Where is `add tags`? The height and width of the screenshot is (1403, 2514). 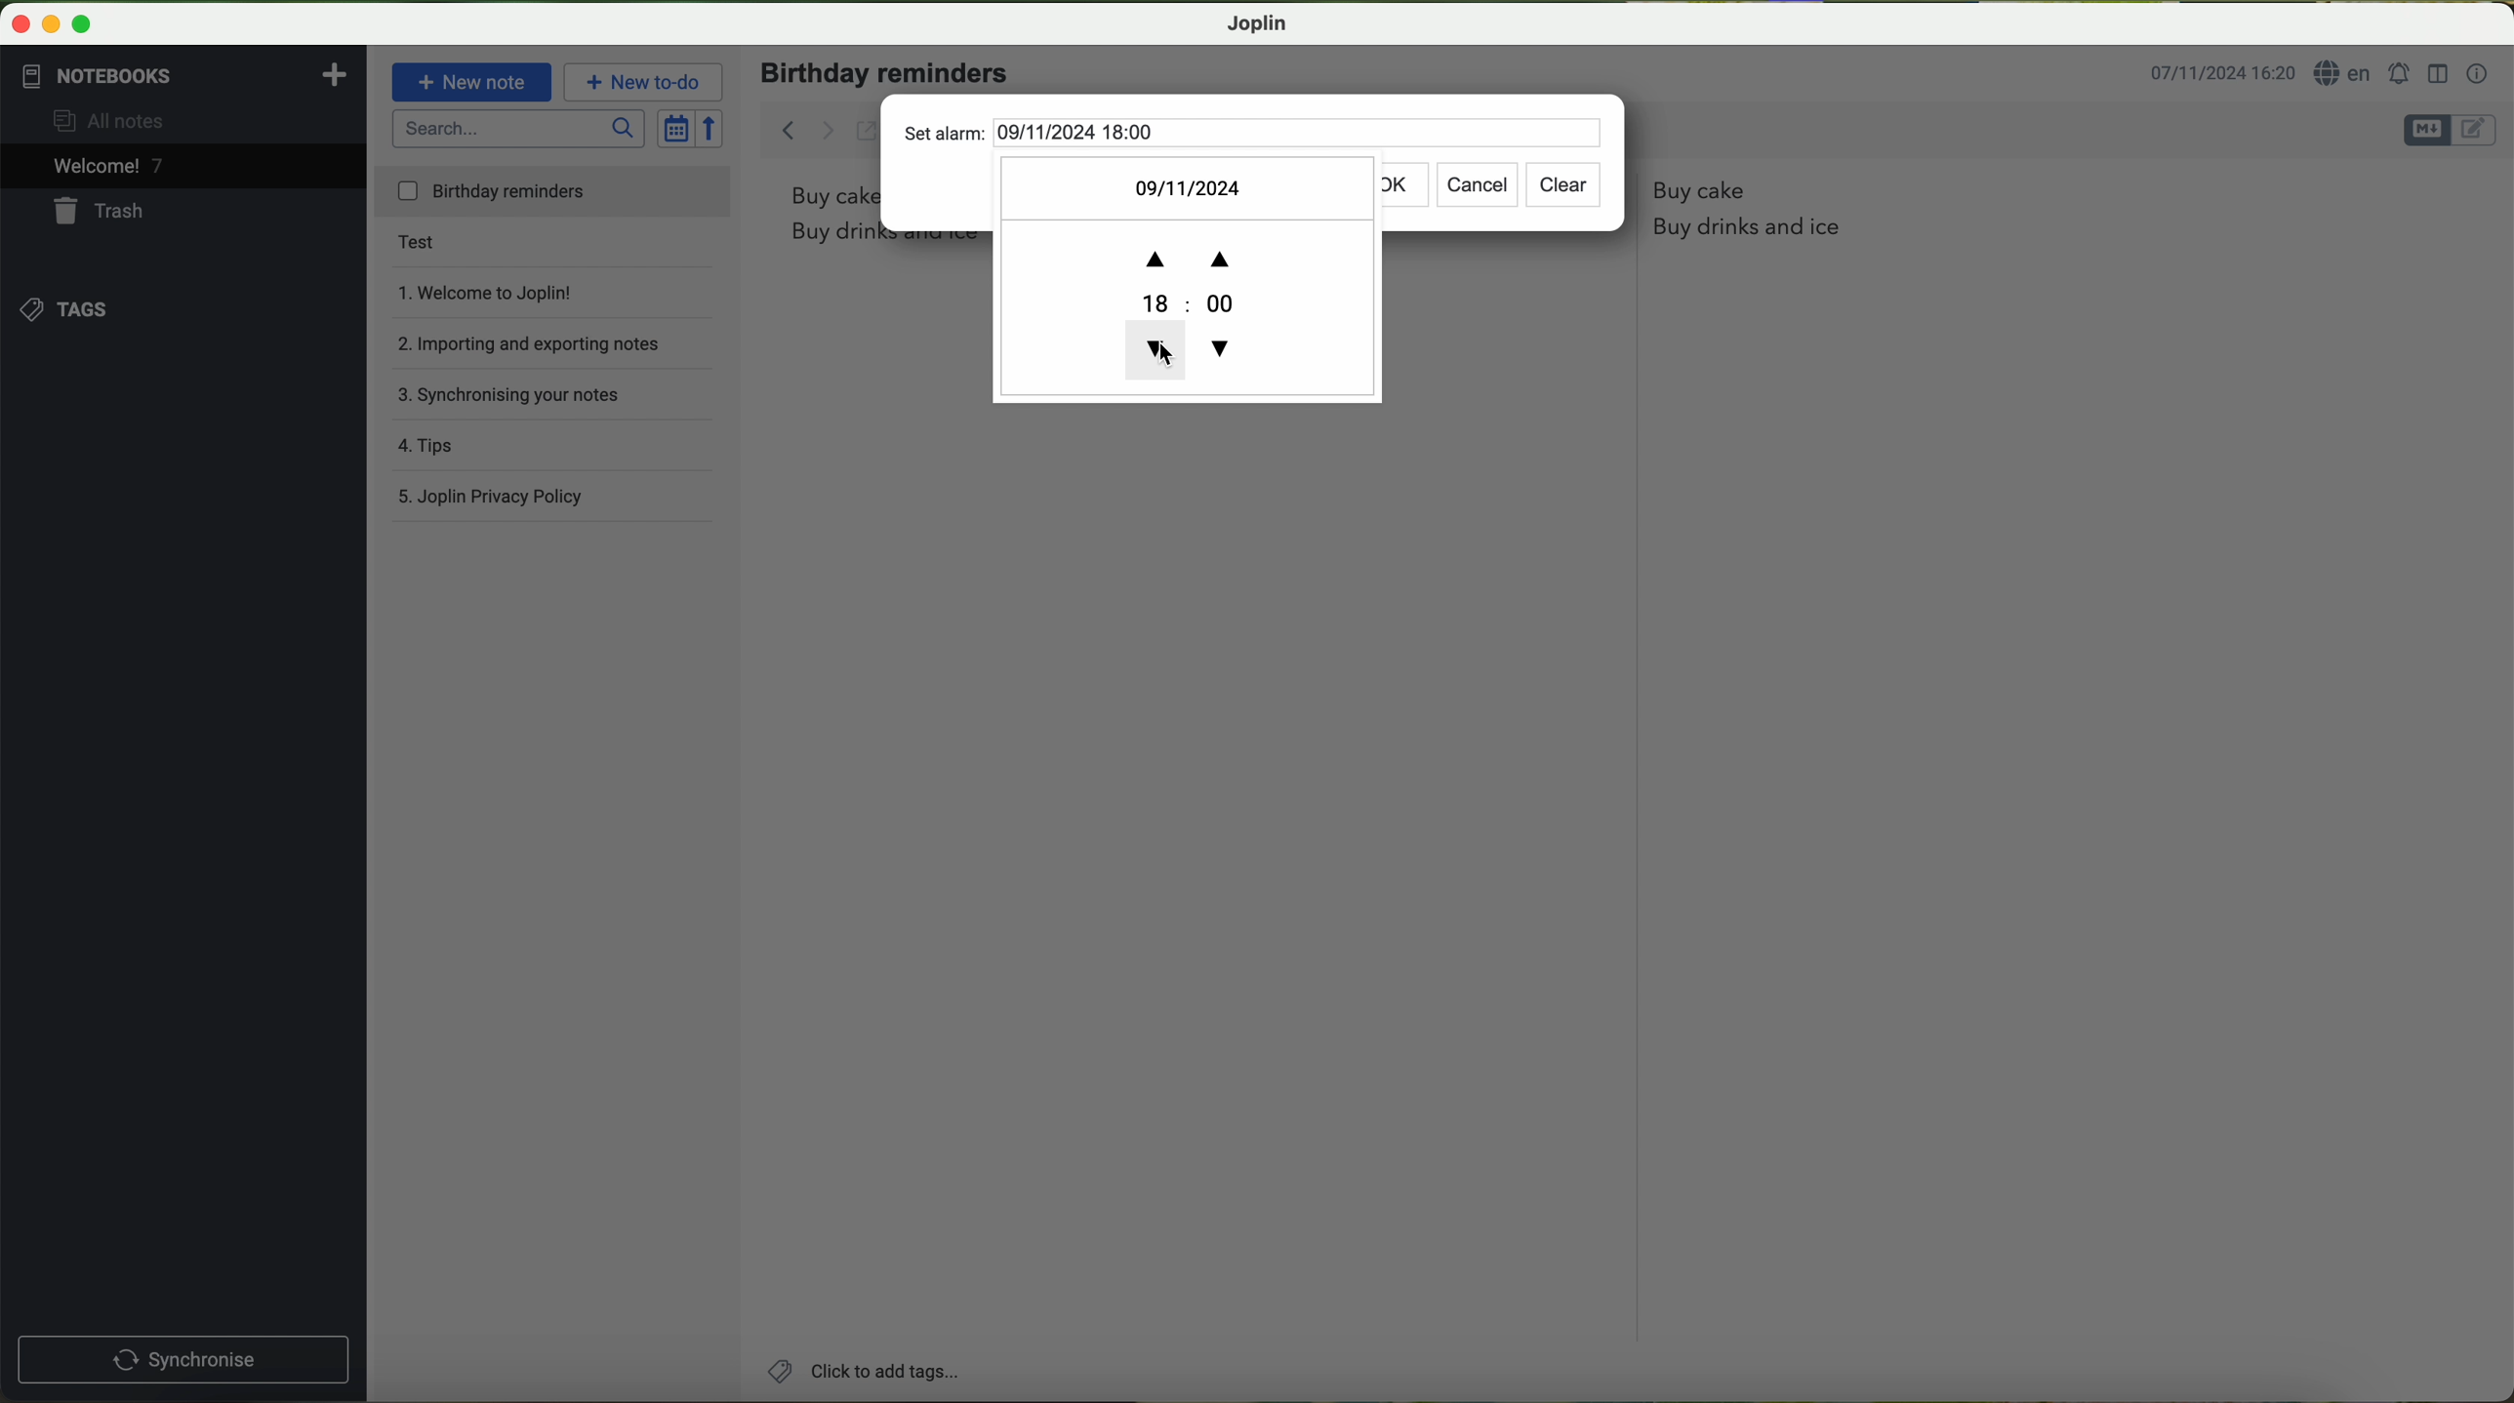
add tags is located at coordinates (869, 1371).